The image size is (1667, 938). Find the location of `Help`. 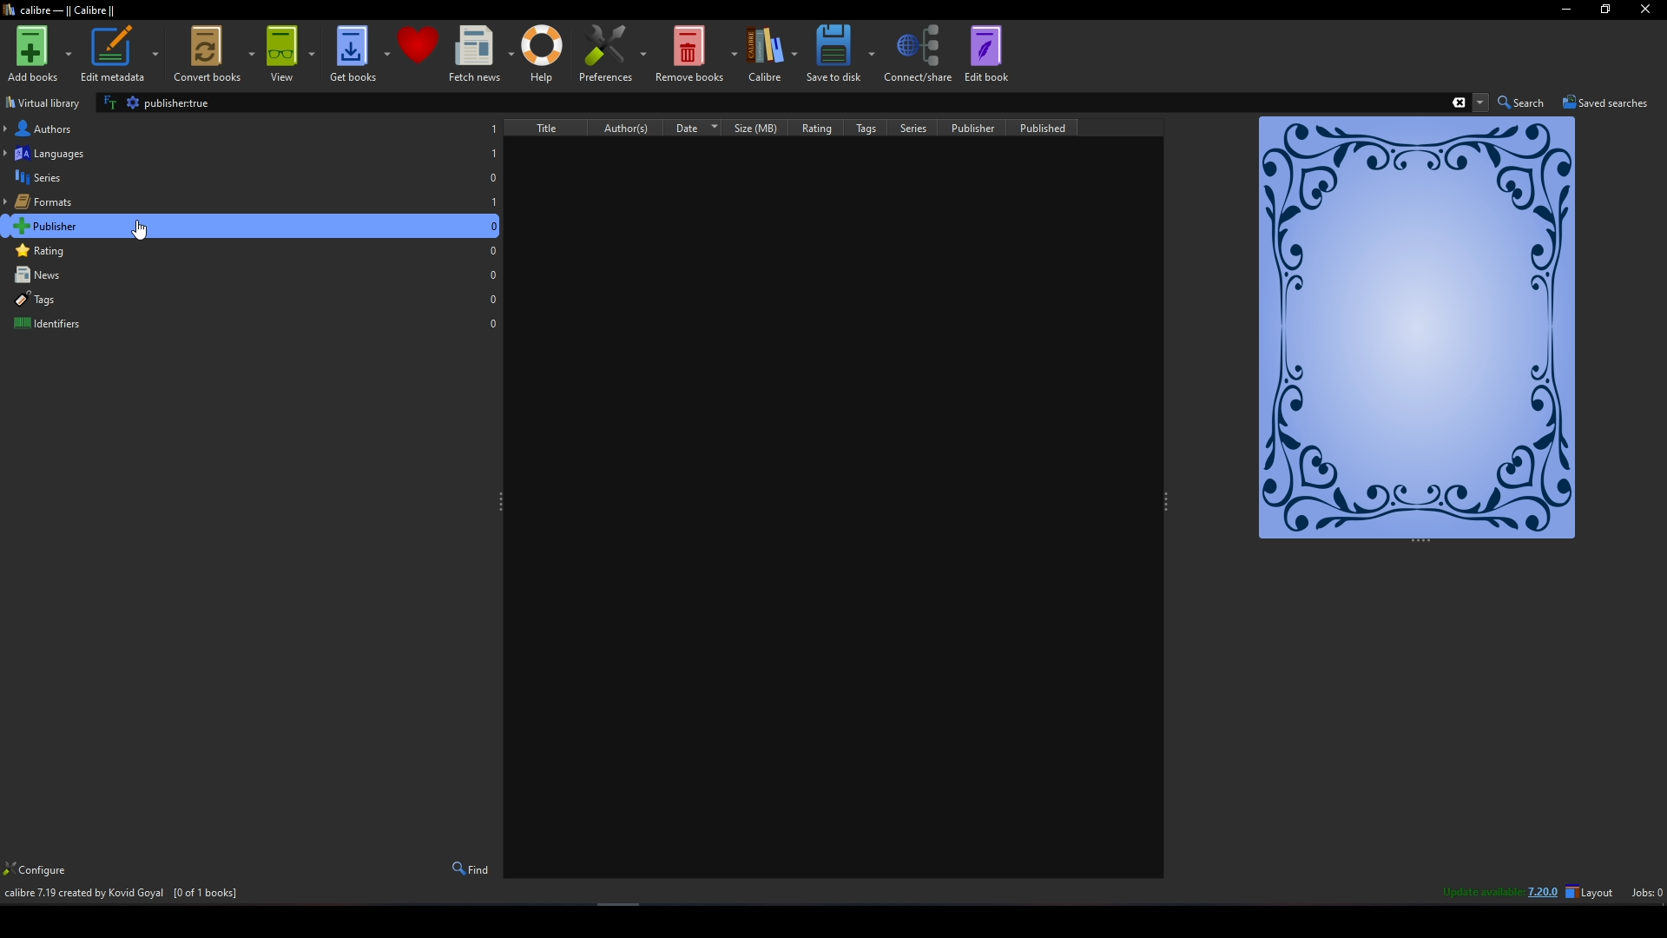

Help is located at coordinates (543, 53).